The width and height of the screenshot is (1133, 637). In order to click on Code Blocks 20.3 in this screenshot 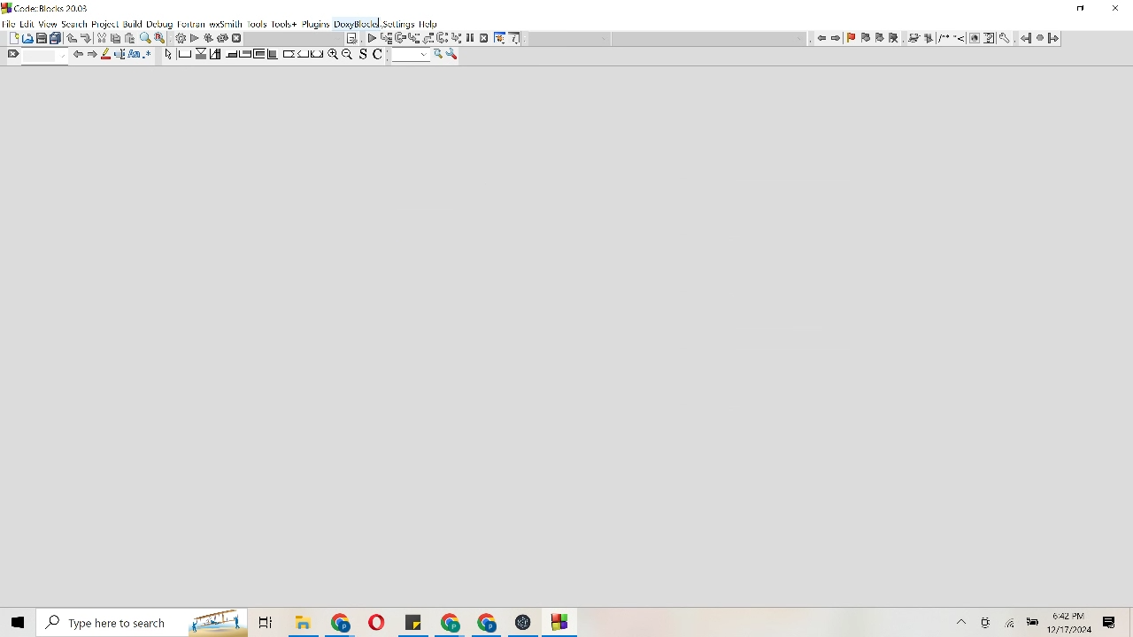, I will do `click(44, 7)`.